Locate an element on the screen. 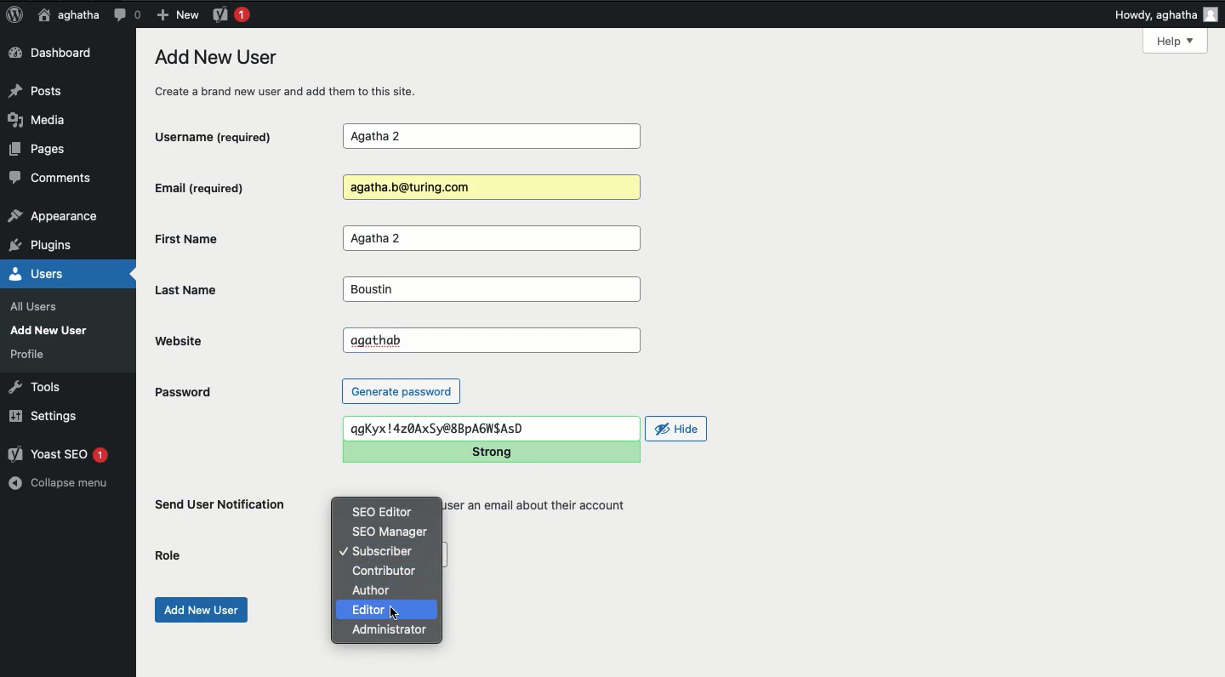 The width and height of the screenshot is (1225, 677). user an email about their account is located at coordinates (538, 506).